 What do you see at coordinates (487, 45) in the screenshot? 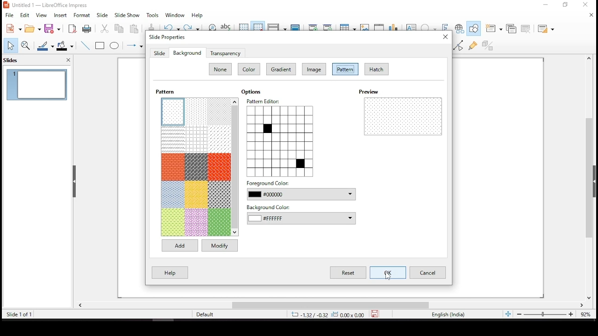
I see `toggle extrusion` at bounding box center [487, 45].